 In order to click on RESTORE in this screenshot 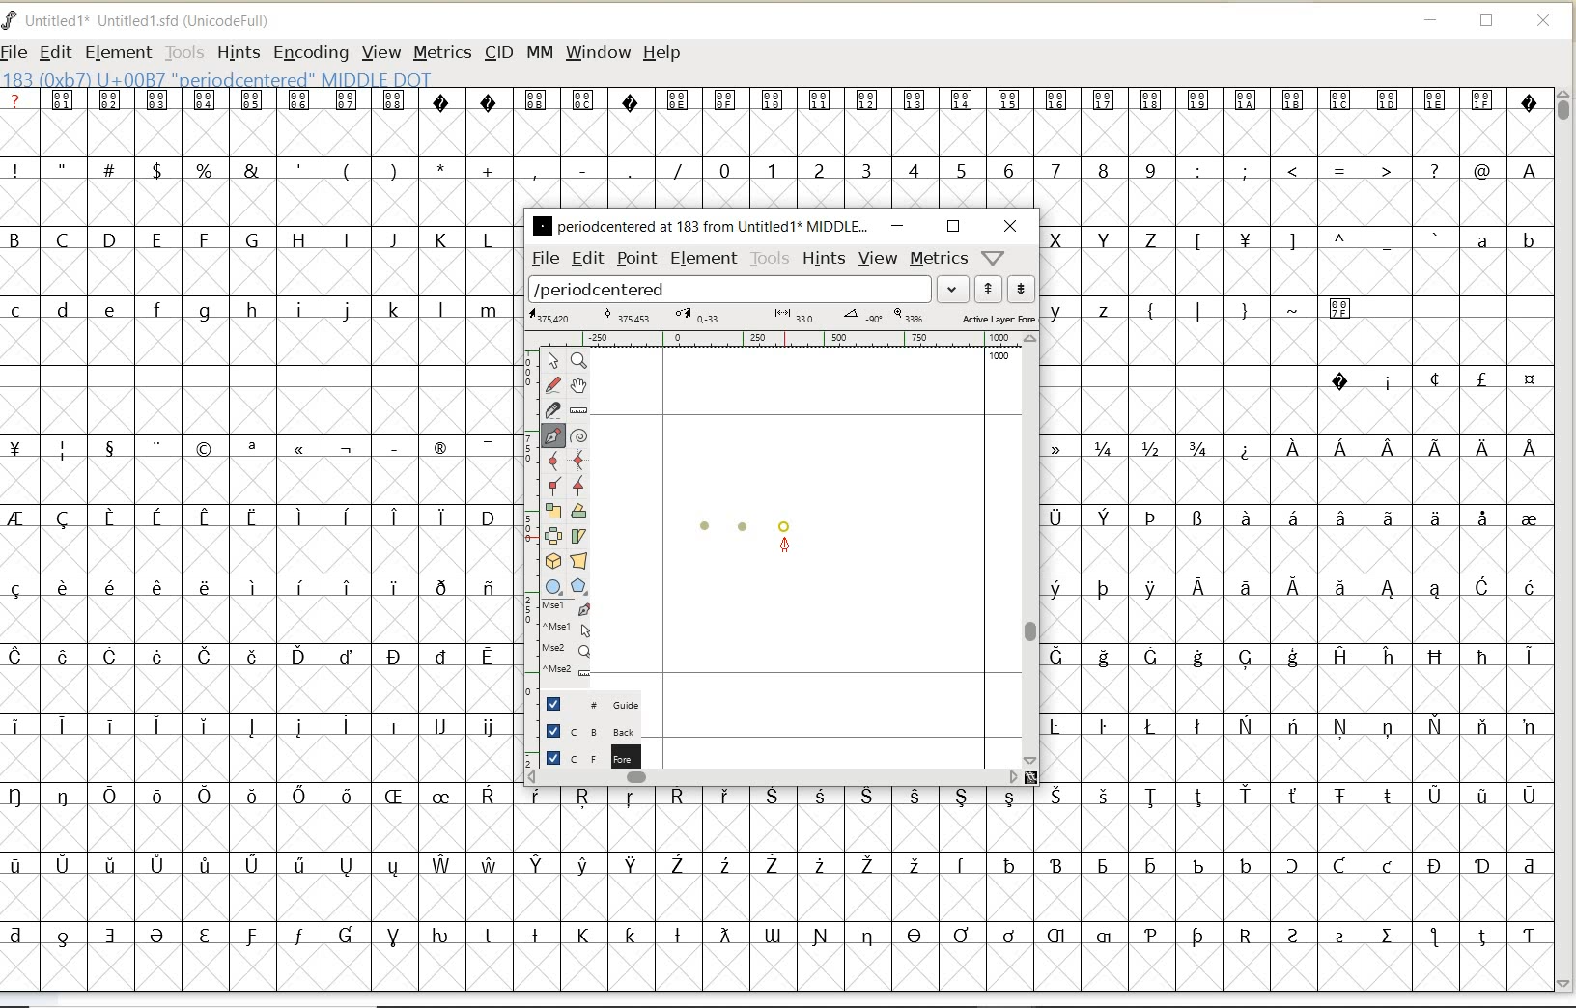, I will do `click(1487, 24)`.